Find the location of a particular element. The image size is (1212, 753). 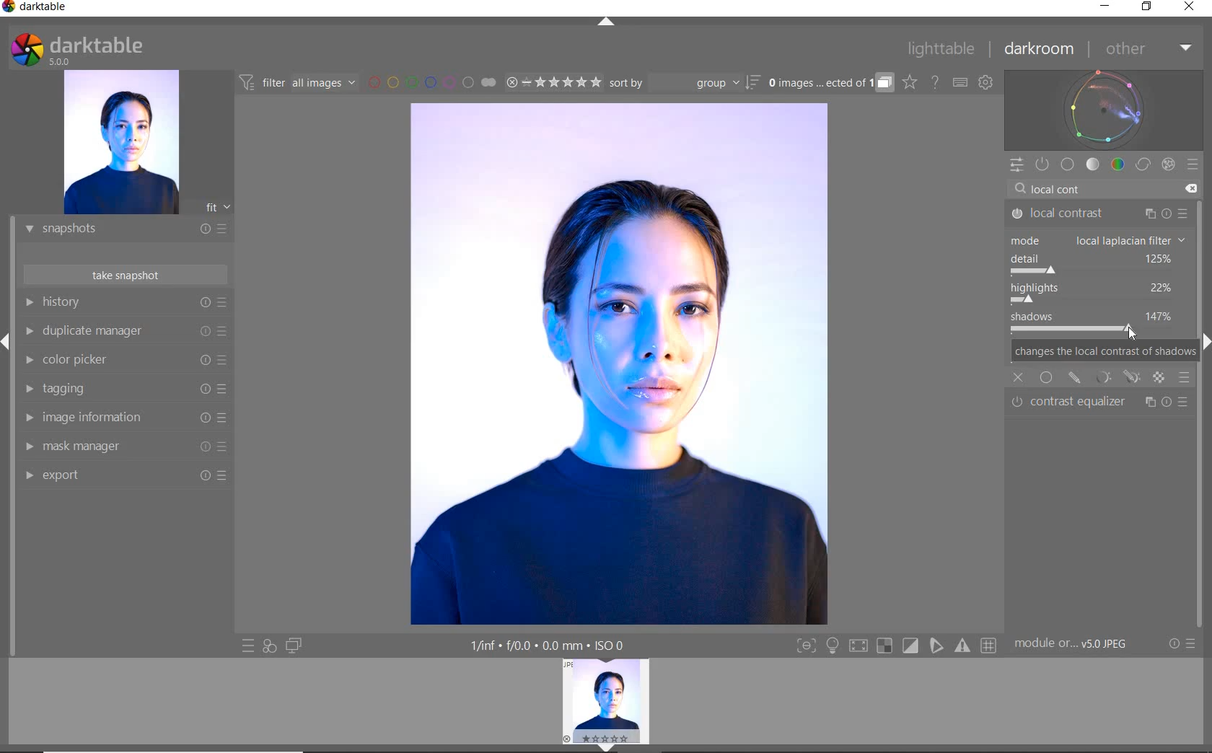

EXPAND/COLLAPSE is located at coordinates (608, 23).